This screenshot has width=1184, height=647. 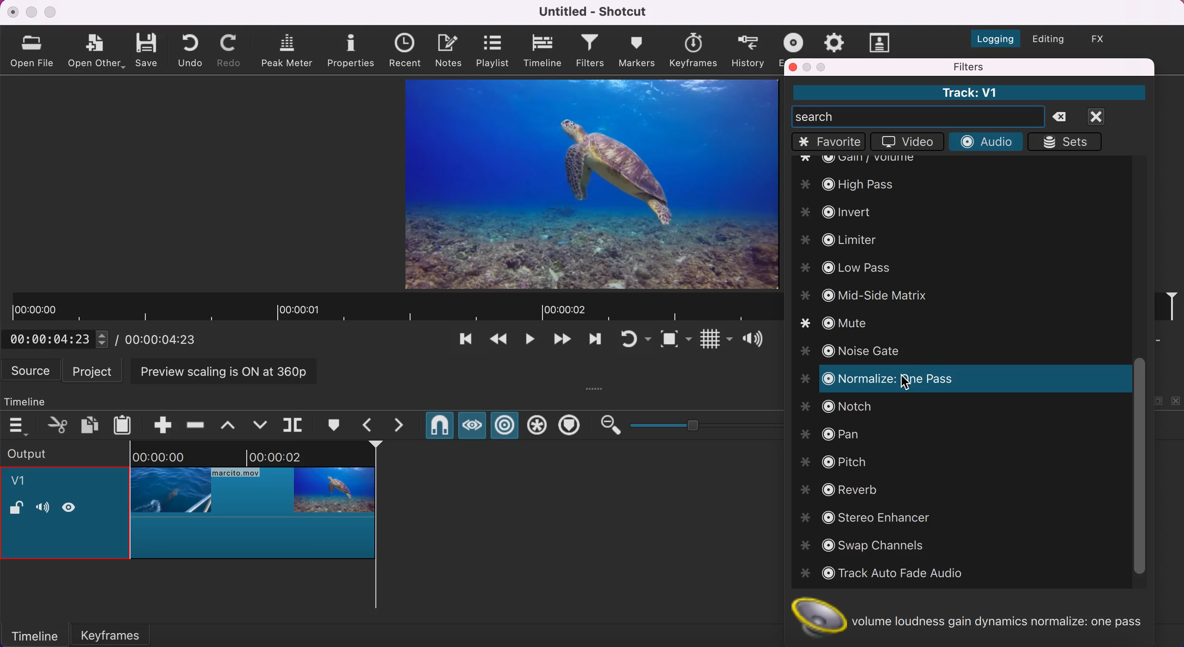 I want to click on ripple all tracks, so click(x=537, y=427).